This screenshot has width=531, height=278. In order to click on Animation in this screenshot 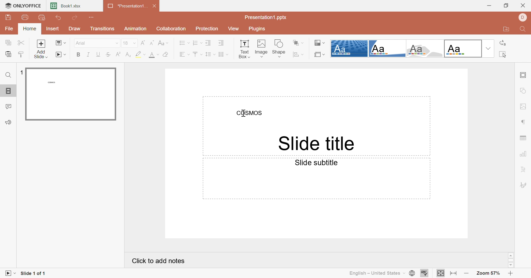, I will do `click(136, 29)`.